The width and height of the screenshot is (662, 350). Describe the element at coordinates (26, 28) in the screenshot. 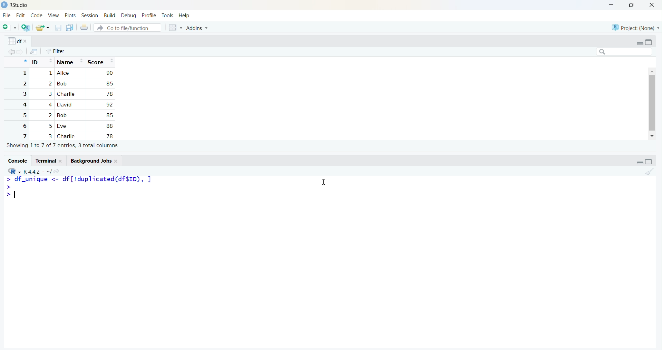

I see `New project` at that location.